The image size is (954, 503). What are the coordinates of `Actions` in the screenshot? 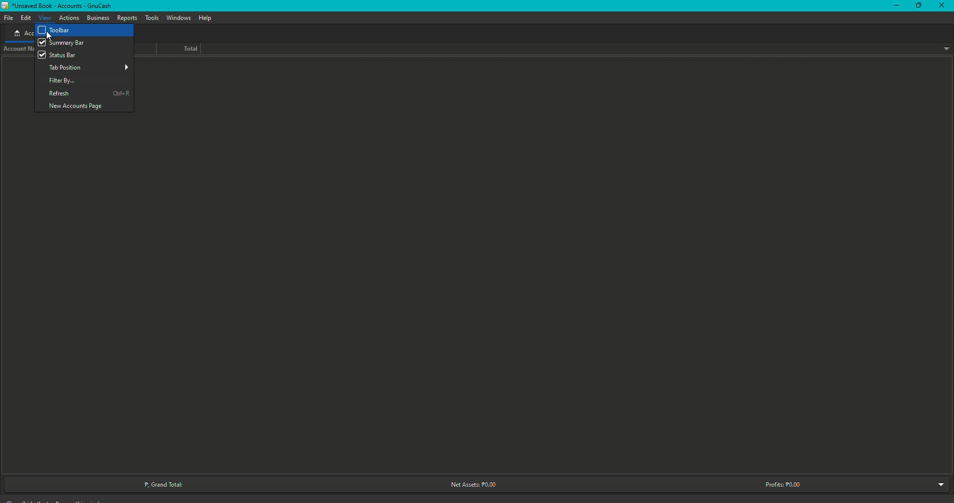 It's located at (68, 17).